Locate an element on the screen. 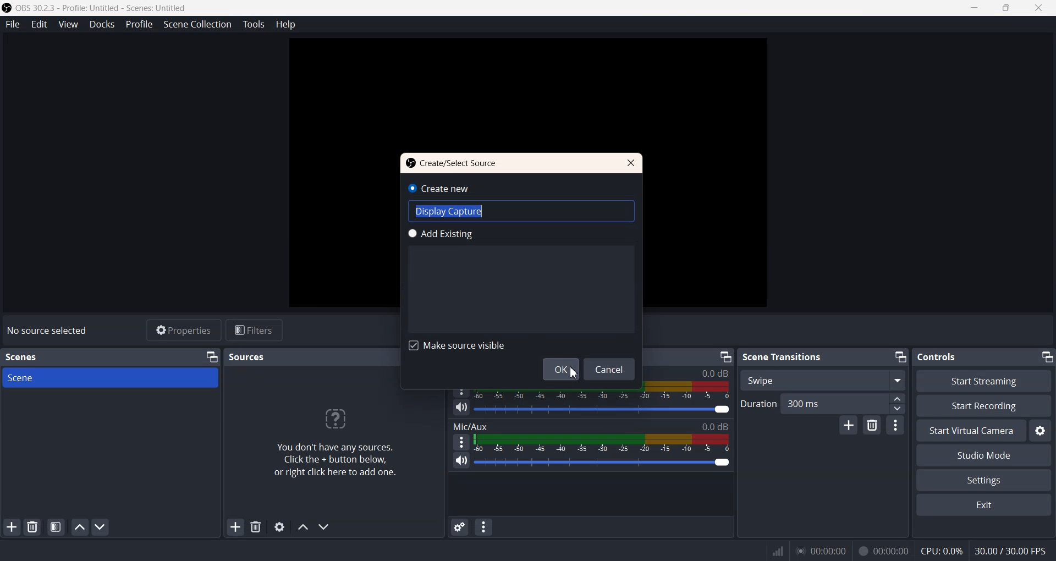 This screenshot has width=1056, height=561. Filters is located at coordinates (254, 330).